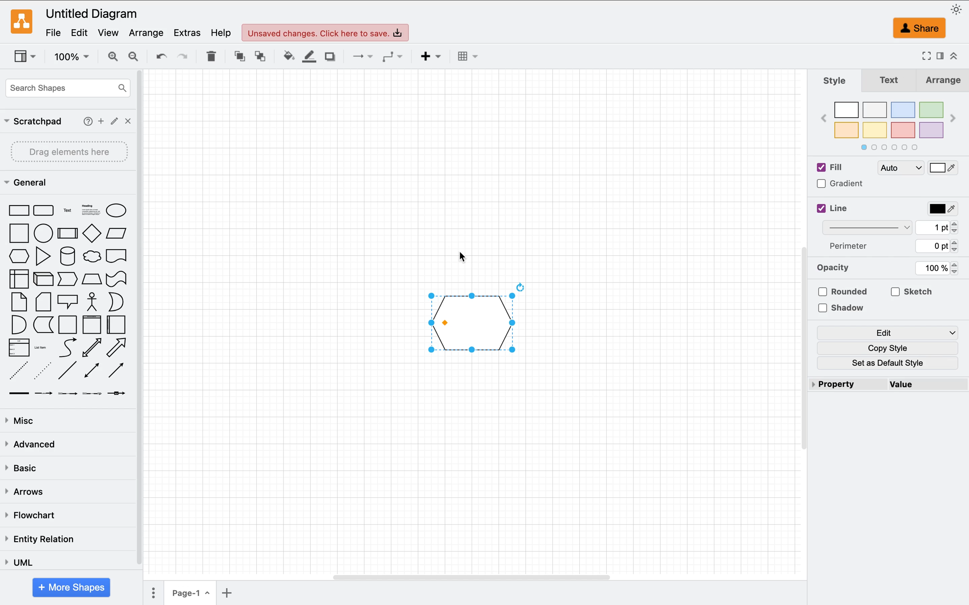 This screenshot has width=969, height=605. I want to click on Shadow, so click(844, 310).